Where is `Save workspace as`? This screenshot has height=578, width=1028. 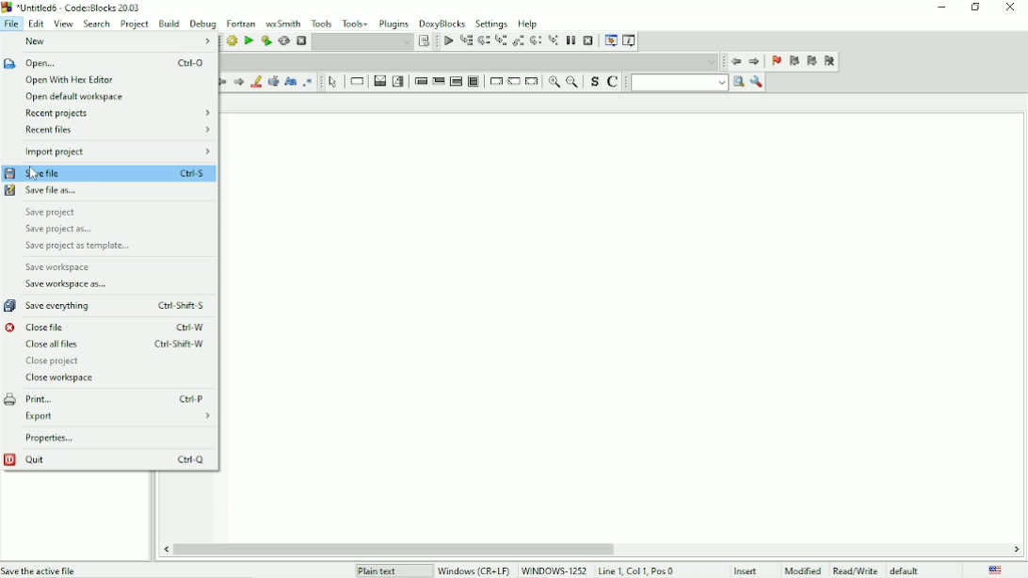 Save workspace as is located at coordinates (67, 284).